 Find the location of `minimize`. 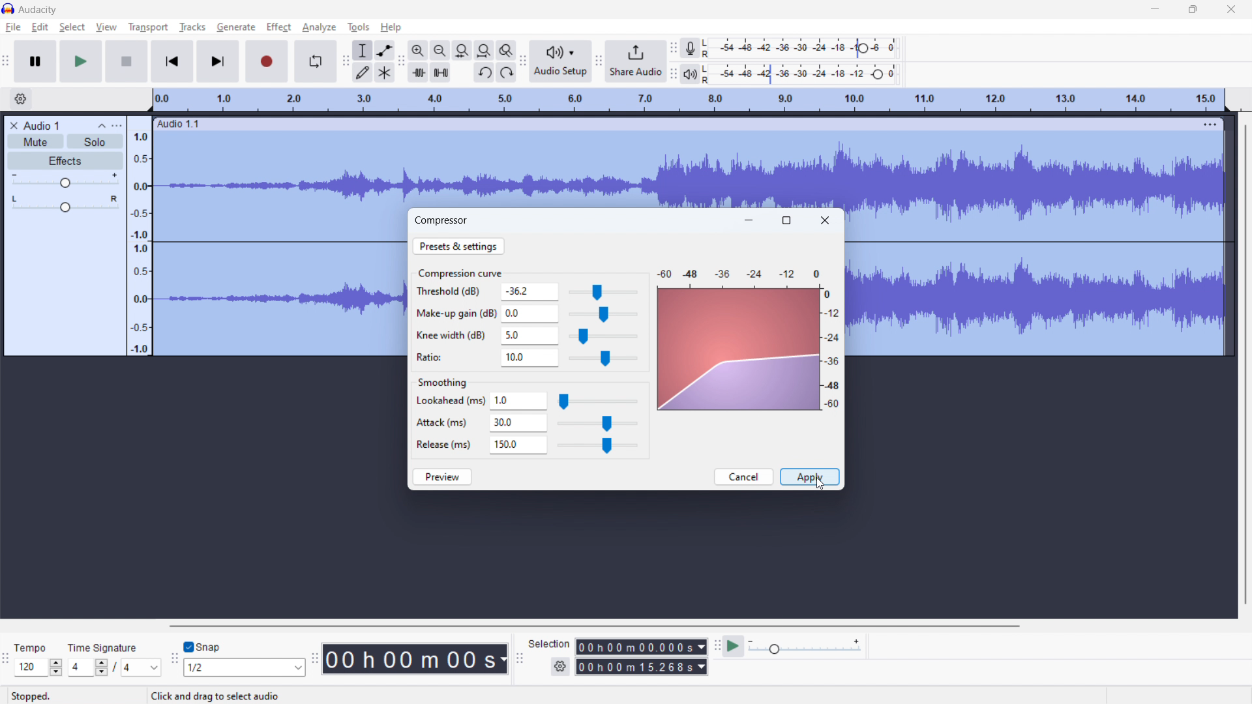

minimize is located at coordinates (1154, 9).